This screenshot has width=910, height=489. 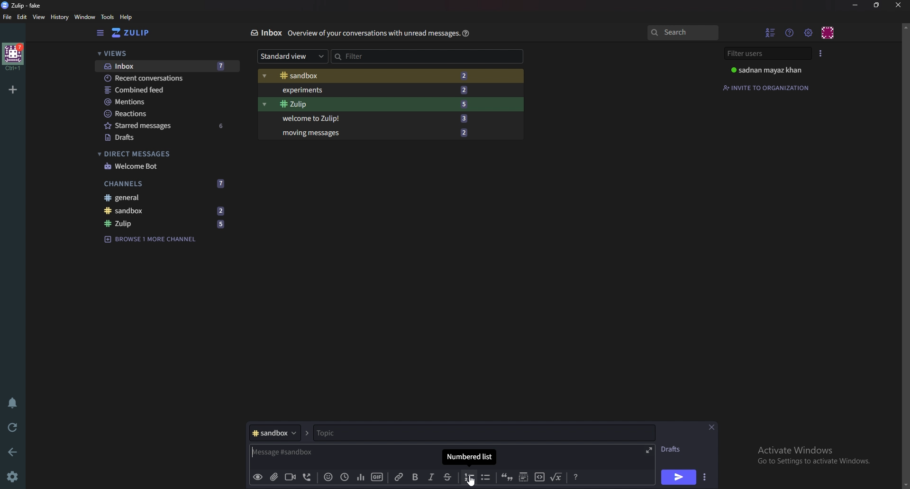 I want to click on gif, so click(x=376, y=476).